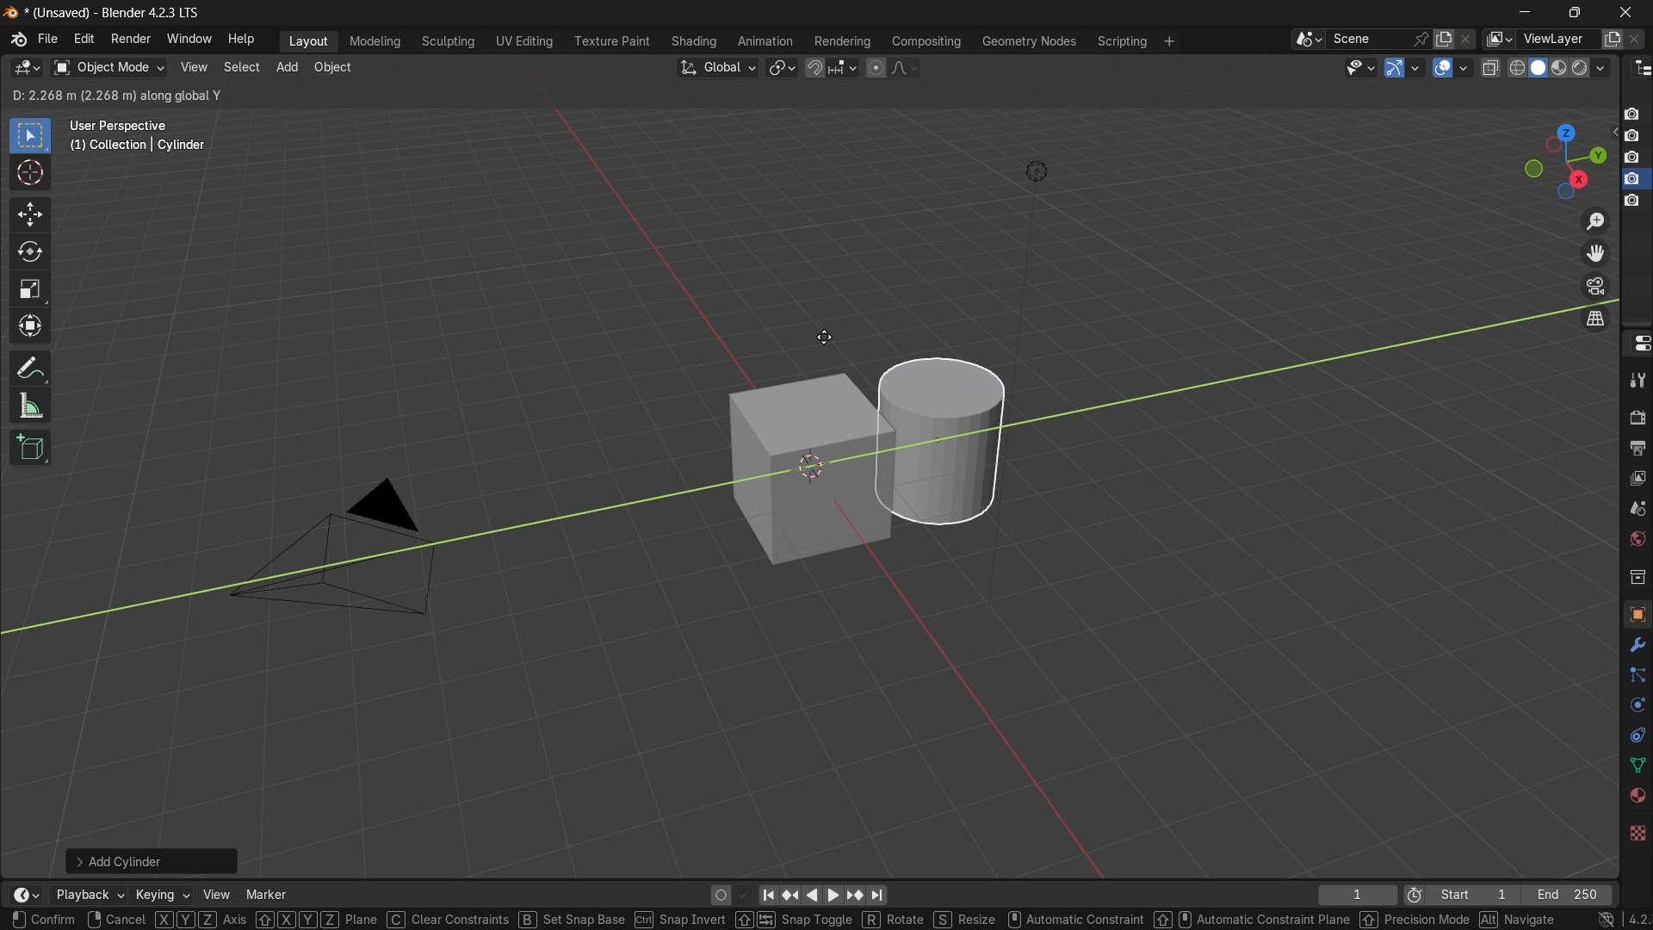 The height and width of the screenshot is (930, 1653). Describe the element at coordinates (1634, 416) in the screenshot. I see `render` at that location.